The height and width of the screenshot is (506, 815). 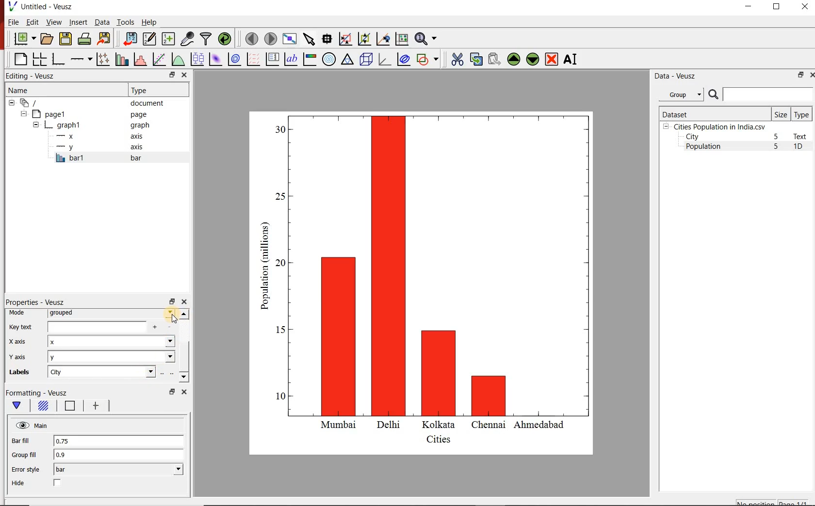 What do you see at coordinates (139, 59) in the screenshot?
I see `histogram of a dataset` at bounding box center [139, 59].